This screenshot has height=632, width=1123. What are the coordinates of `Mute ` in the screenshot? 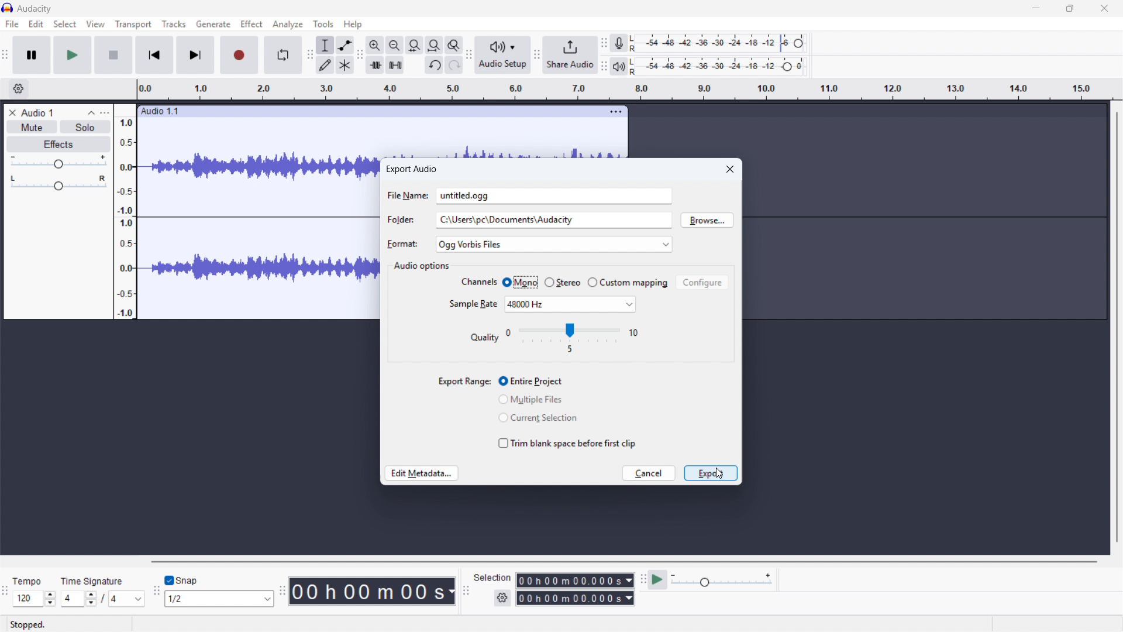 It's located at (31, 126).